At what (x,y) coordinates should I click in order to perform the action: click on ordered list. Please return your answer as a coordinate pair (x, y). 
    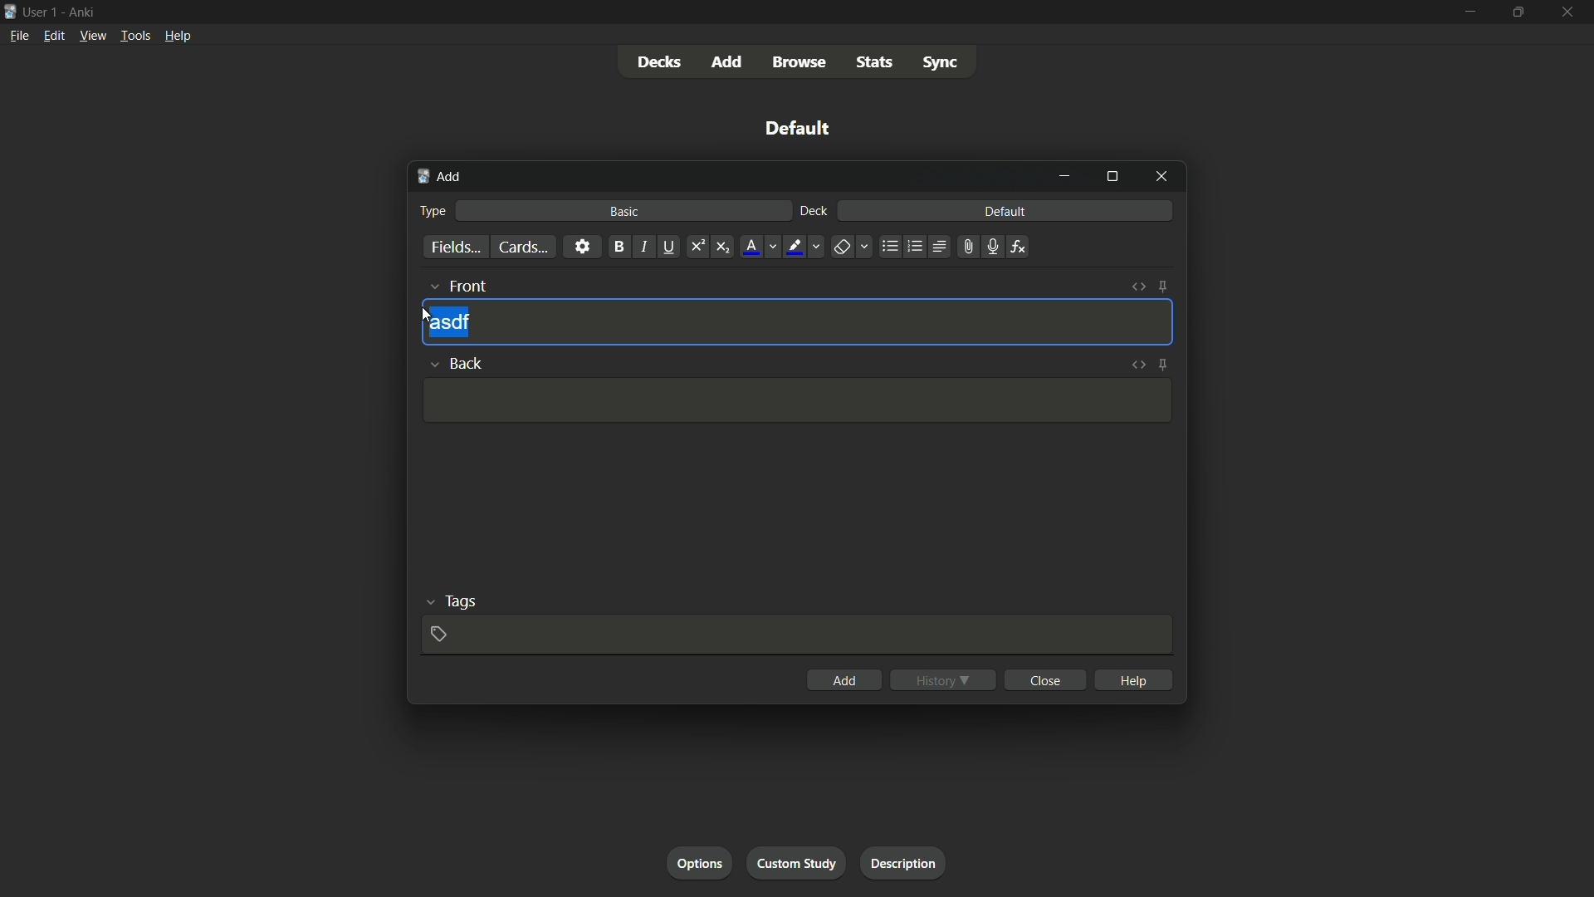
    Looking at the image, I should click on (915, 248).